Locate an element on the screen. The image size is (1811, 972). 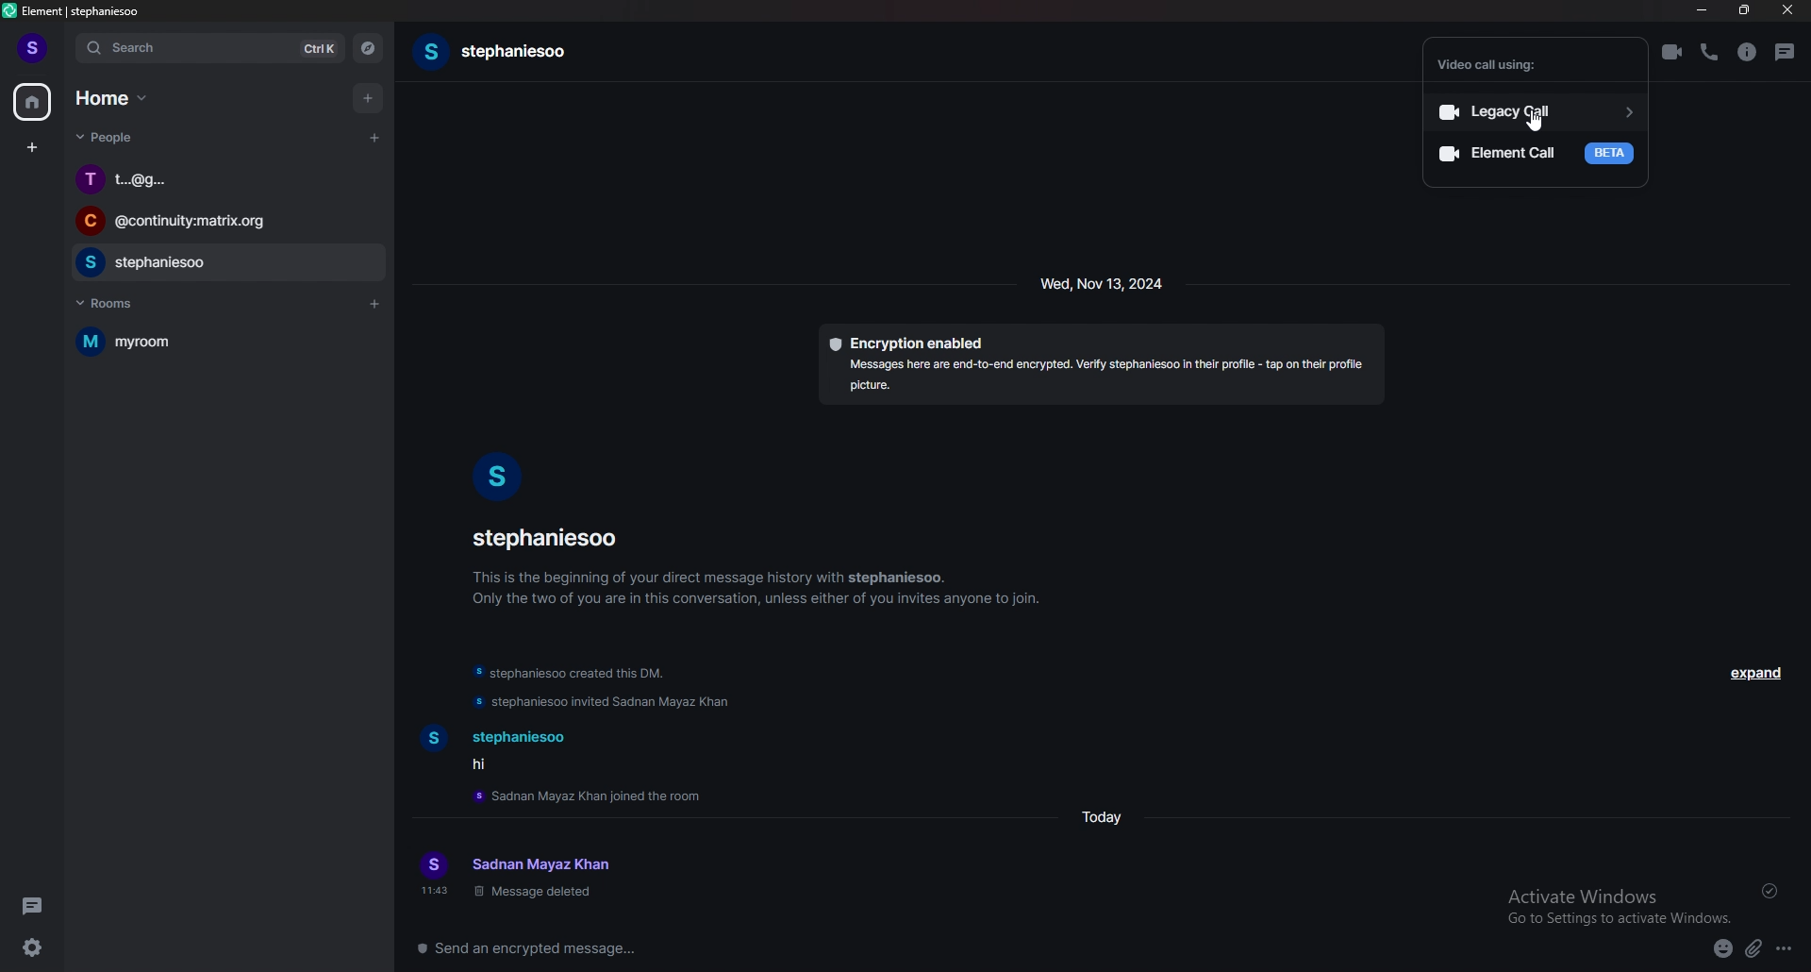
cursor is located at coordinates (1537, 127).